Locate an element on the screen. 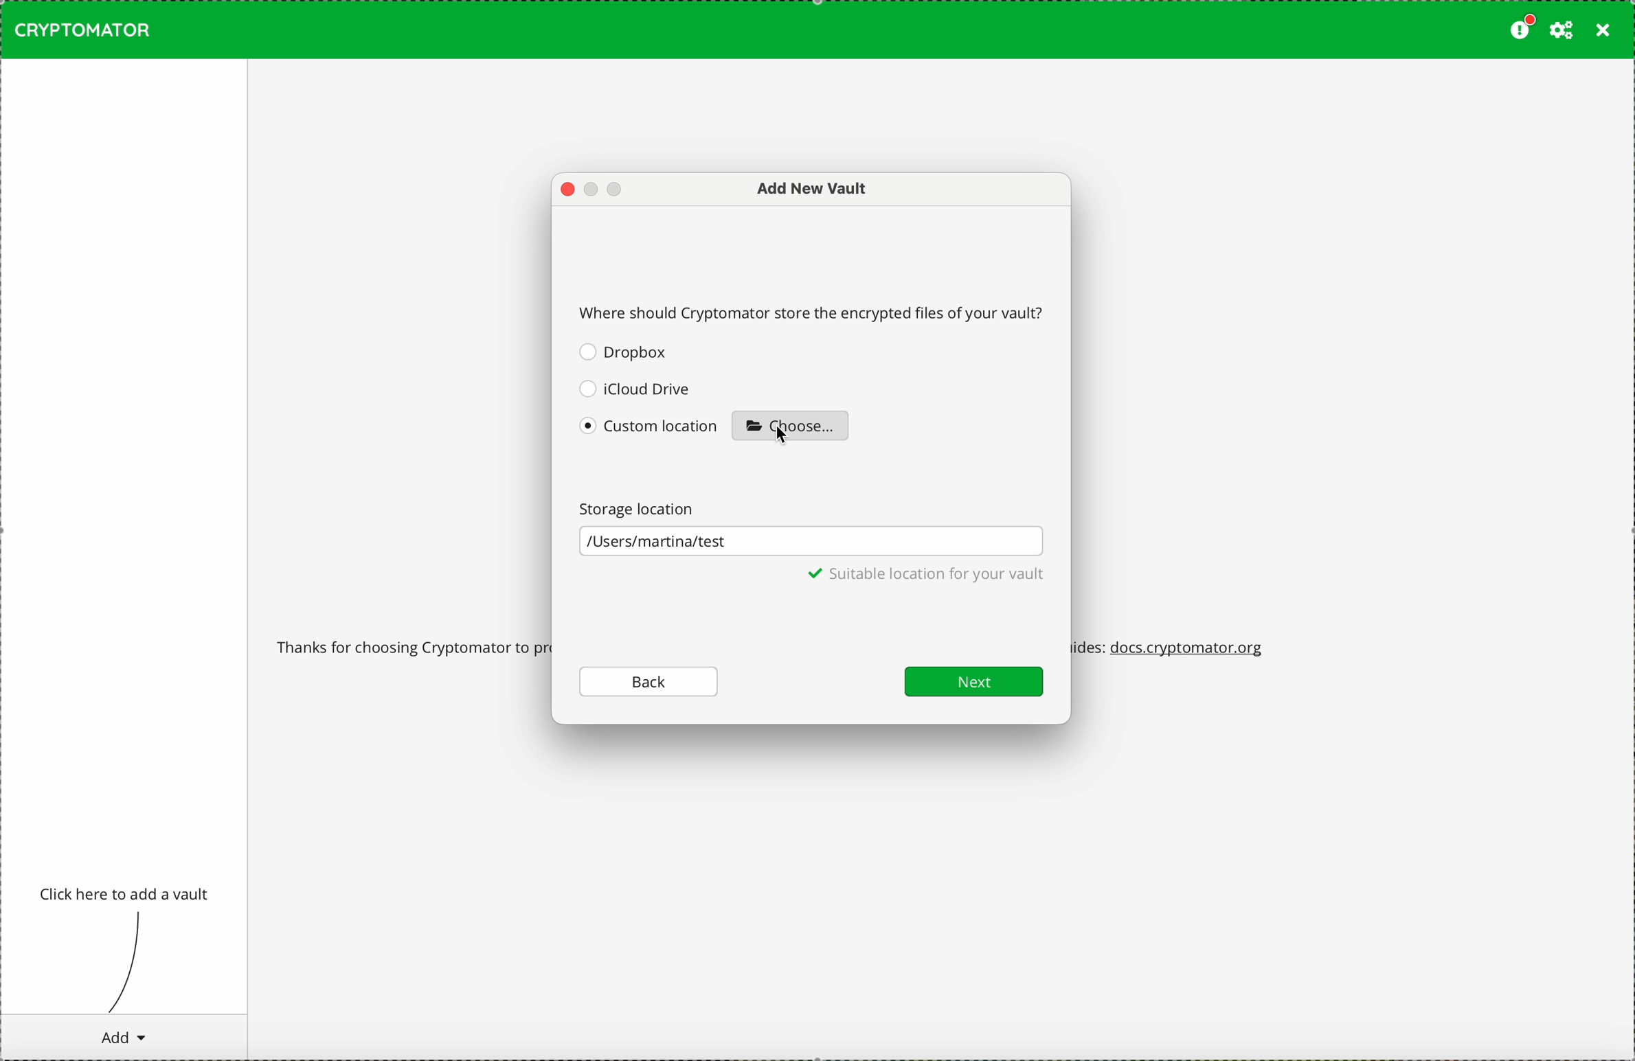 The image size is (1635, 1061). add new vault window is located at coordinates (803, 190).